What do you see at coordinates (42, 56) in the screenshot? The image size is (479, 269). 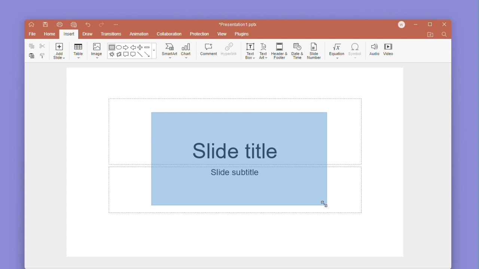 I see `format painter` at bounding box center [42, 56].